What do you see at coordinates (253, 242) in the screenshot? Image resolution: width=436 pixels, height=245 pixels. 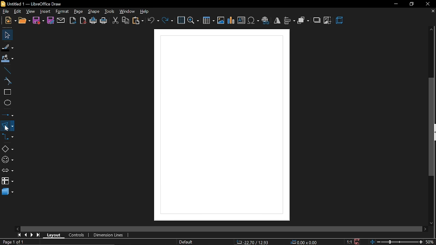 I see `co-ordinate 22.70/12.93` at bounding box center [253, 242].